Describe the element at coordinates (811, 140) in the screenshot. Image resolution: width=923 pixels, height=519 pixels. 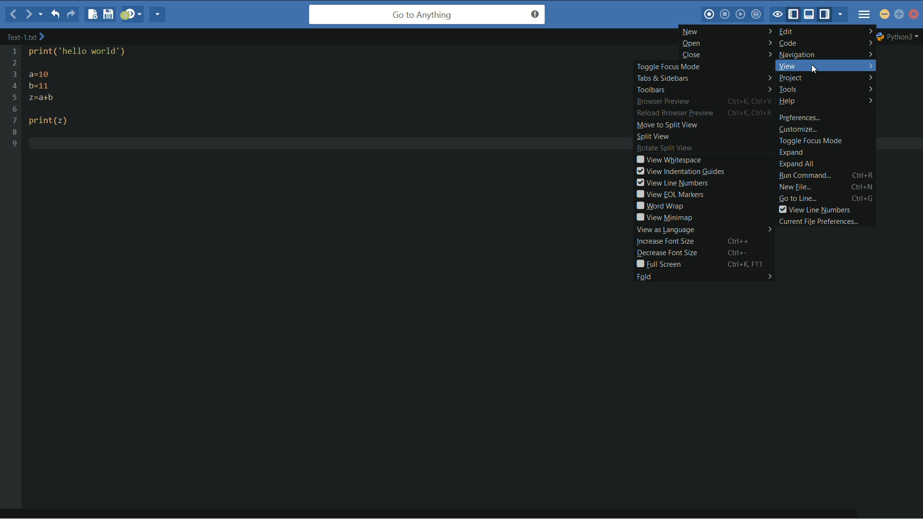
I see `toggle focus mode` at that location.